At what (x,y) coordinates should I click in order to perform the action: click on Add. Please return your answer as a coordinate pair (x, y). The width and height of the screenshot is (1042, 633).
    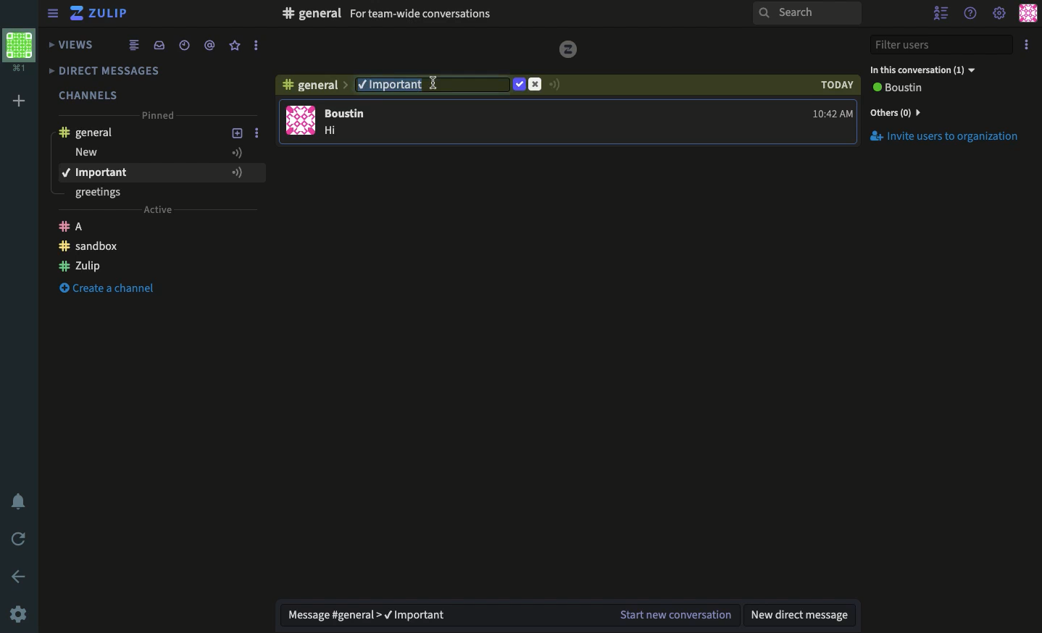
    Looking at the image, I should click on (238, 151).